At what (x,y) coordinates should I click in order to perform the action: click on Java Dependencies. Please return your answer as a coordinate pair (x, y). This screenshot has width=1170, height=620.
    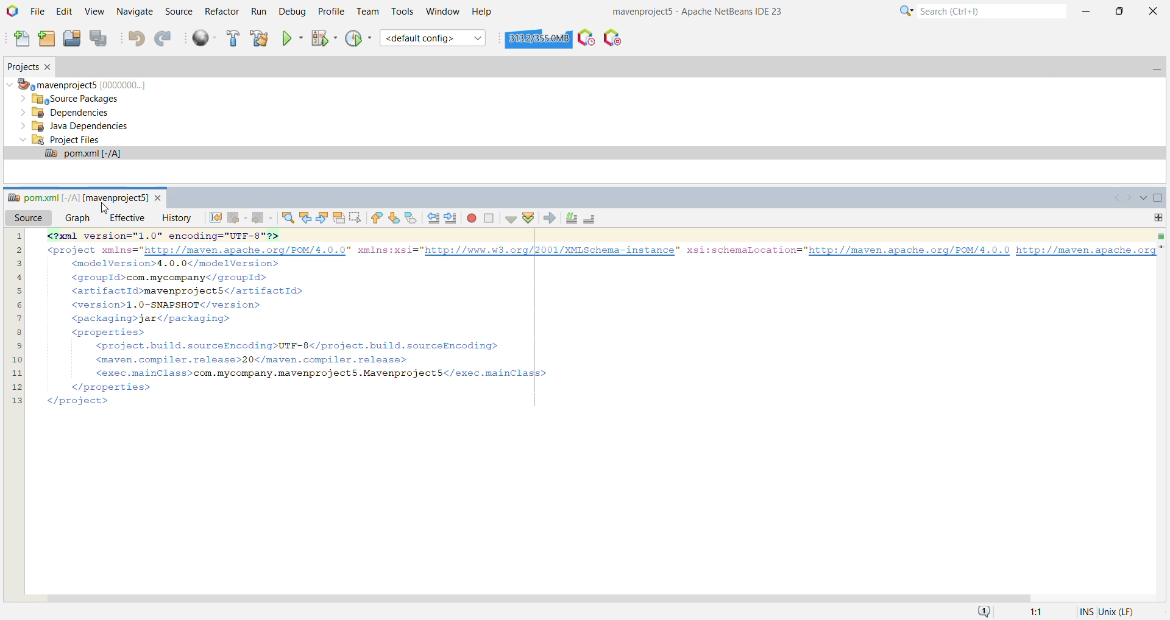
    Looking at the image, I should click on (73, 125).